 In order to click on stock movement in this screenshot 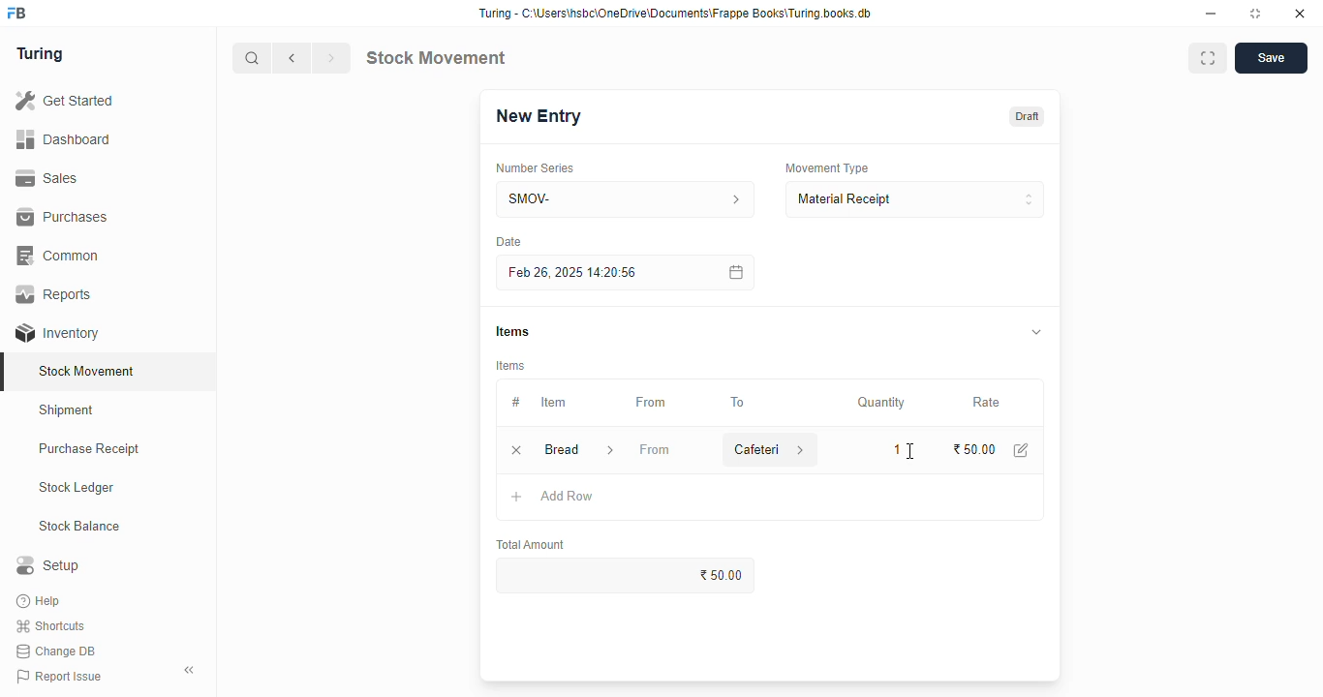, I will do `click(88, 371)`.